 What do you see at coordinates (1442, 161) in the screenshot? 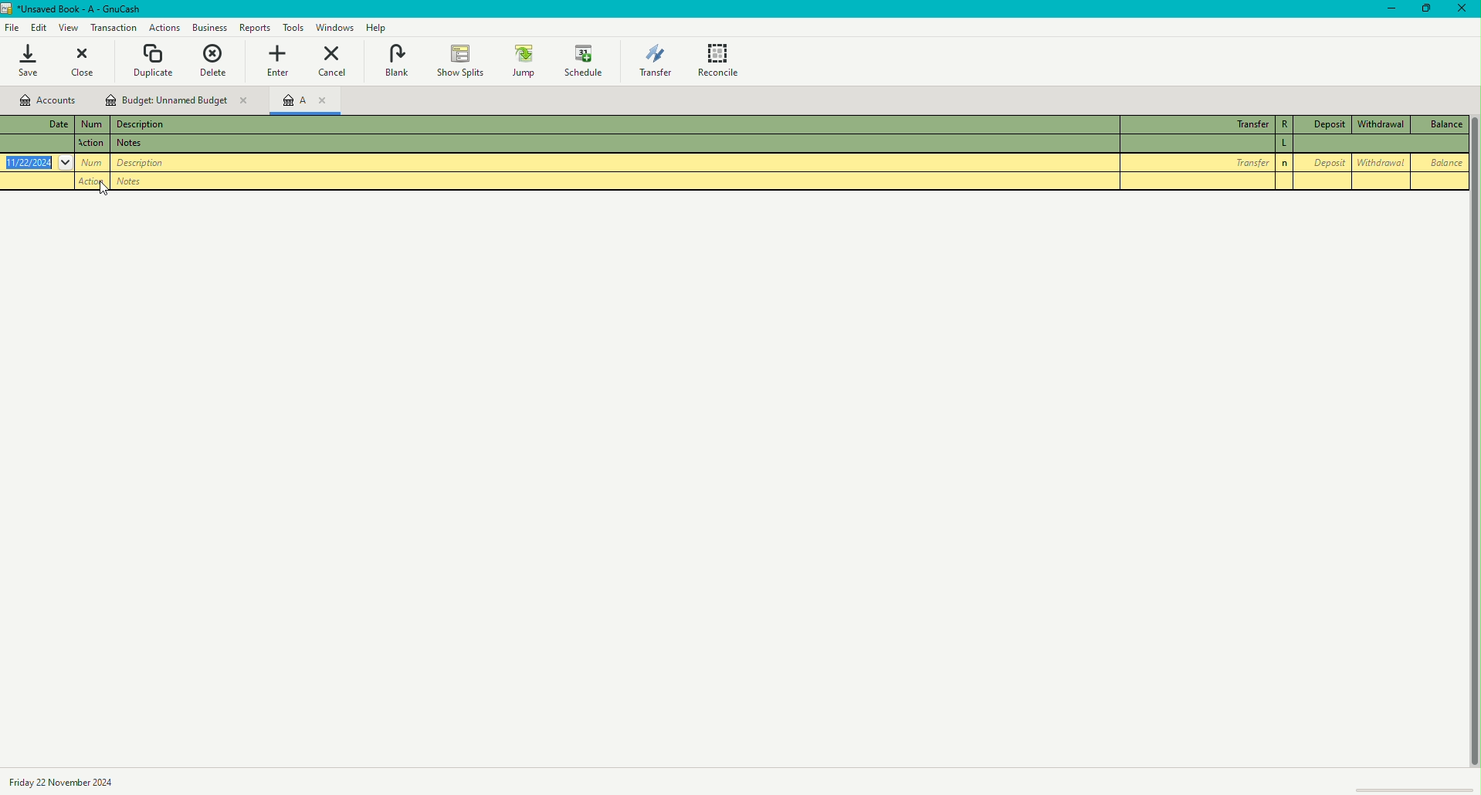
I see `Balance` at bounding box center [1442, 161].